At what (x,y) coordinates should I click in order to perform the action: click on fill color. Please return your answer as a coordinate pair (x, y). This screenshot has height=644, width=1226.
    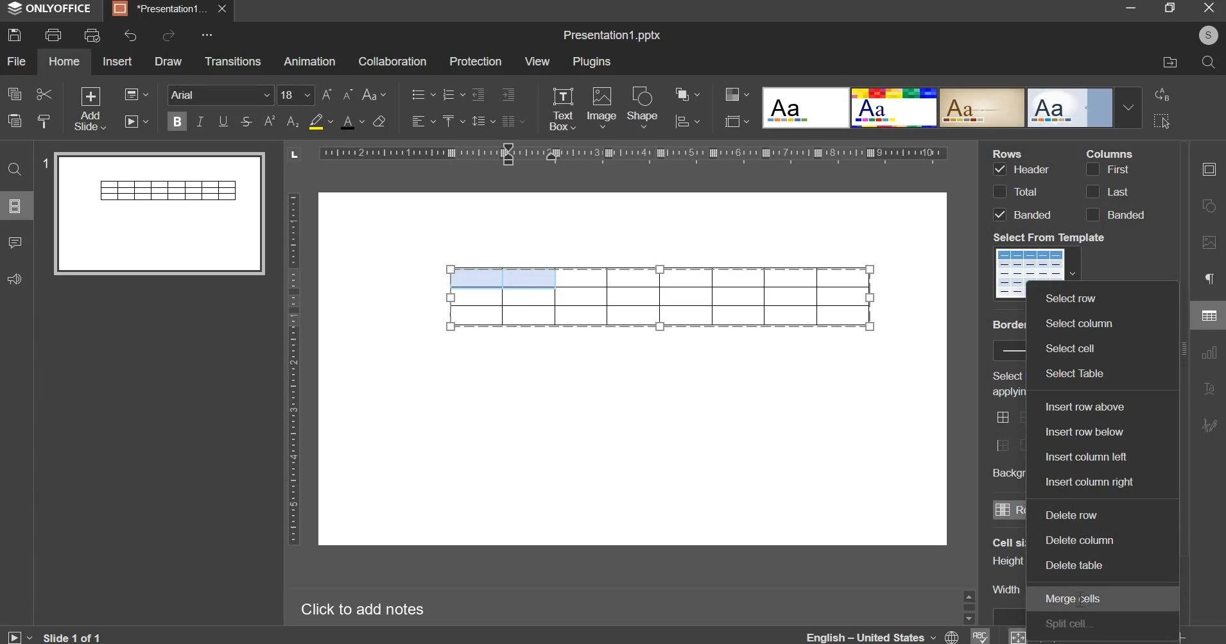
    Looking at the image, I should click on (320, 121).